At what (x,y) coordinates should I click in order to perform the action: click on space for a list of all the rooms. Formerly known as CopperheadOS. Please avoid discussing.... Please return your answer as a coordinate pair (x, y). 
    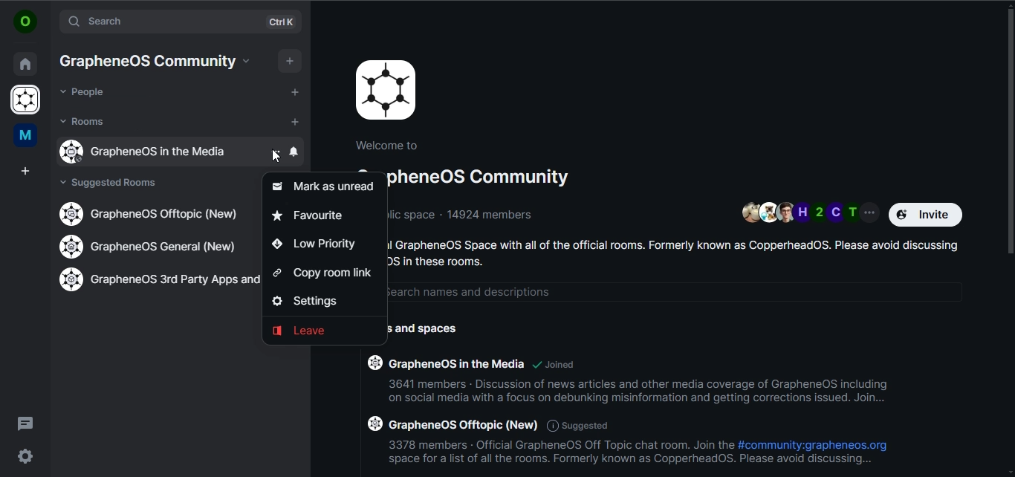
    Looking at the image, I should click on (631, 461).